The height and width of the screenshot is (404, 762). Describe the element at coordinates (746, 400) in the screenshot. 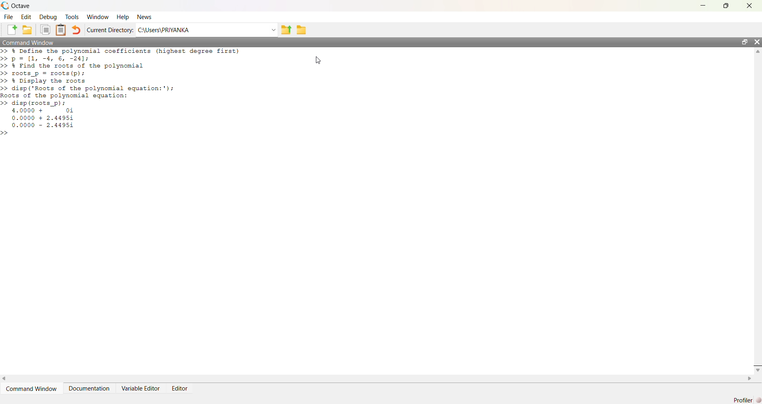

I see `Profile` at that location.